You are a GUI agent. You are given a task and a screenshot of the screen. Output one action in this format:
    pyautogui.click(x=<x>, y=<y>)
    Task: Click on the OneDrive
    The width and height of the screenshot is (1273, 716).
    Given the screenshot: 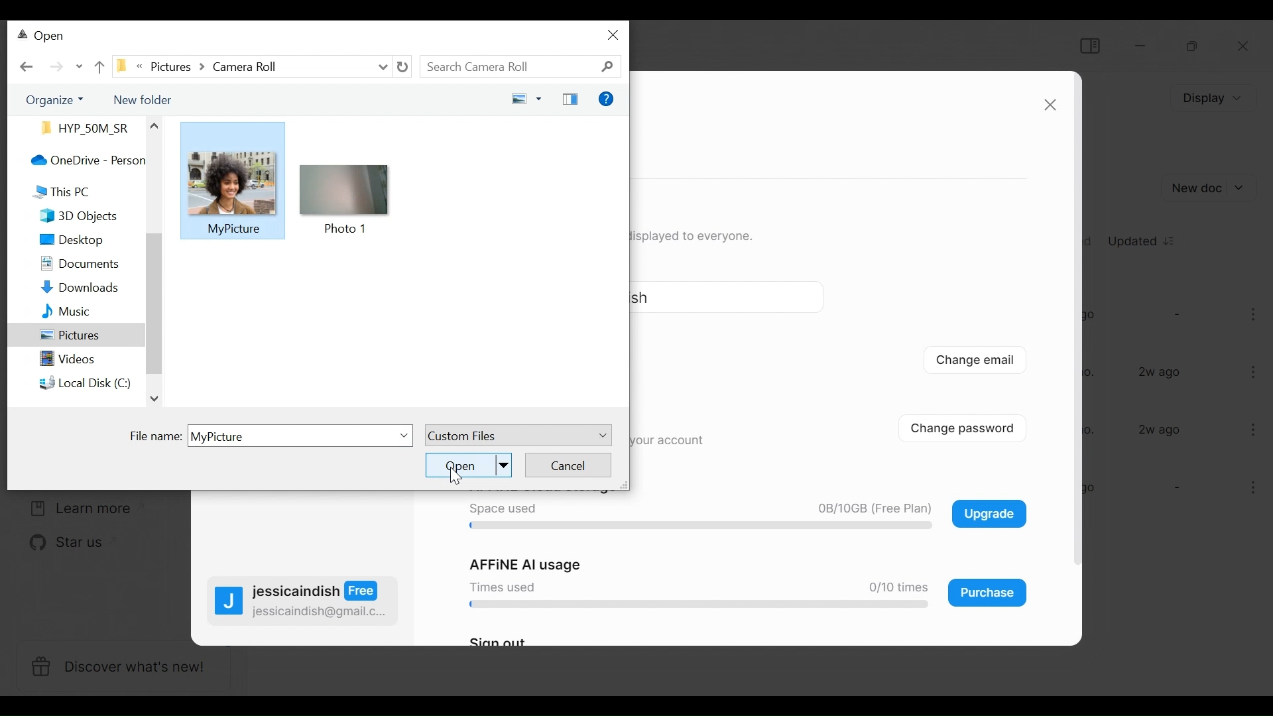 What is the action you would take?
    pyautogui.click(x=76, y=160)
    